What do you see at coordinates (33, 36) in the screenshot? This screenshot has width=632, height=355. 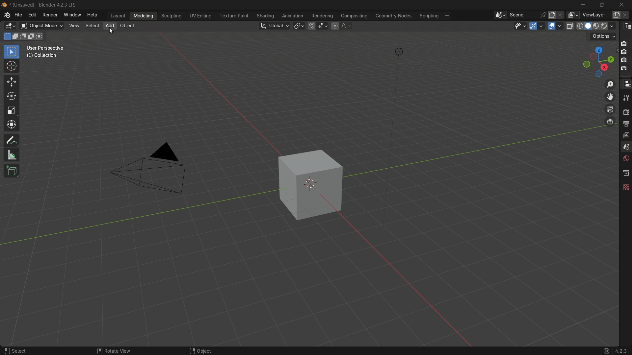 I see `invert existing selection` at bounding box center [33, 36].